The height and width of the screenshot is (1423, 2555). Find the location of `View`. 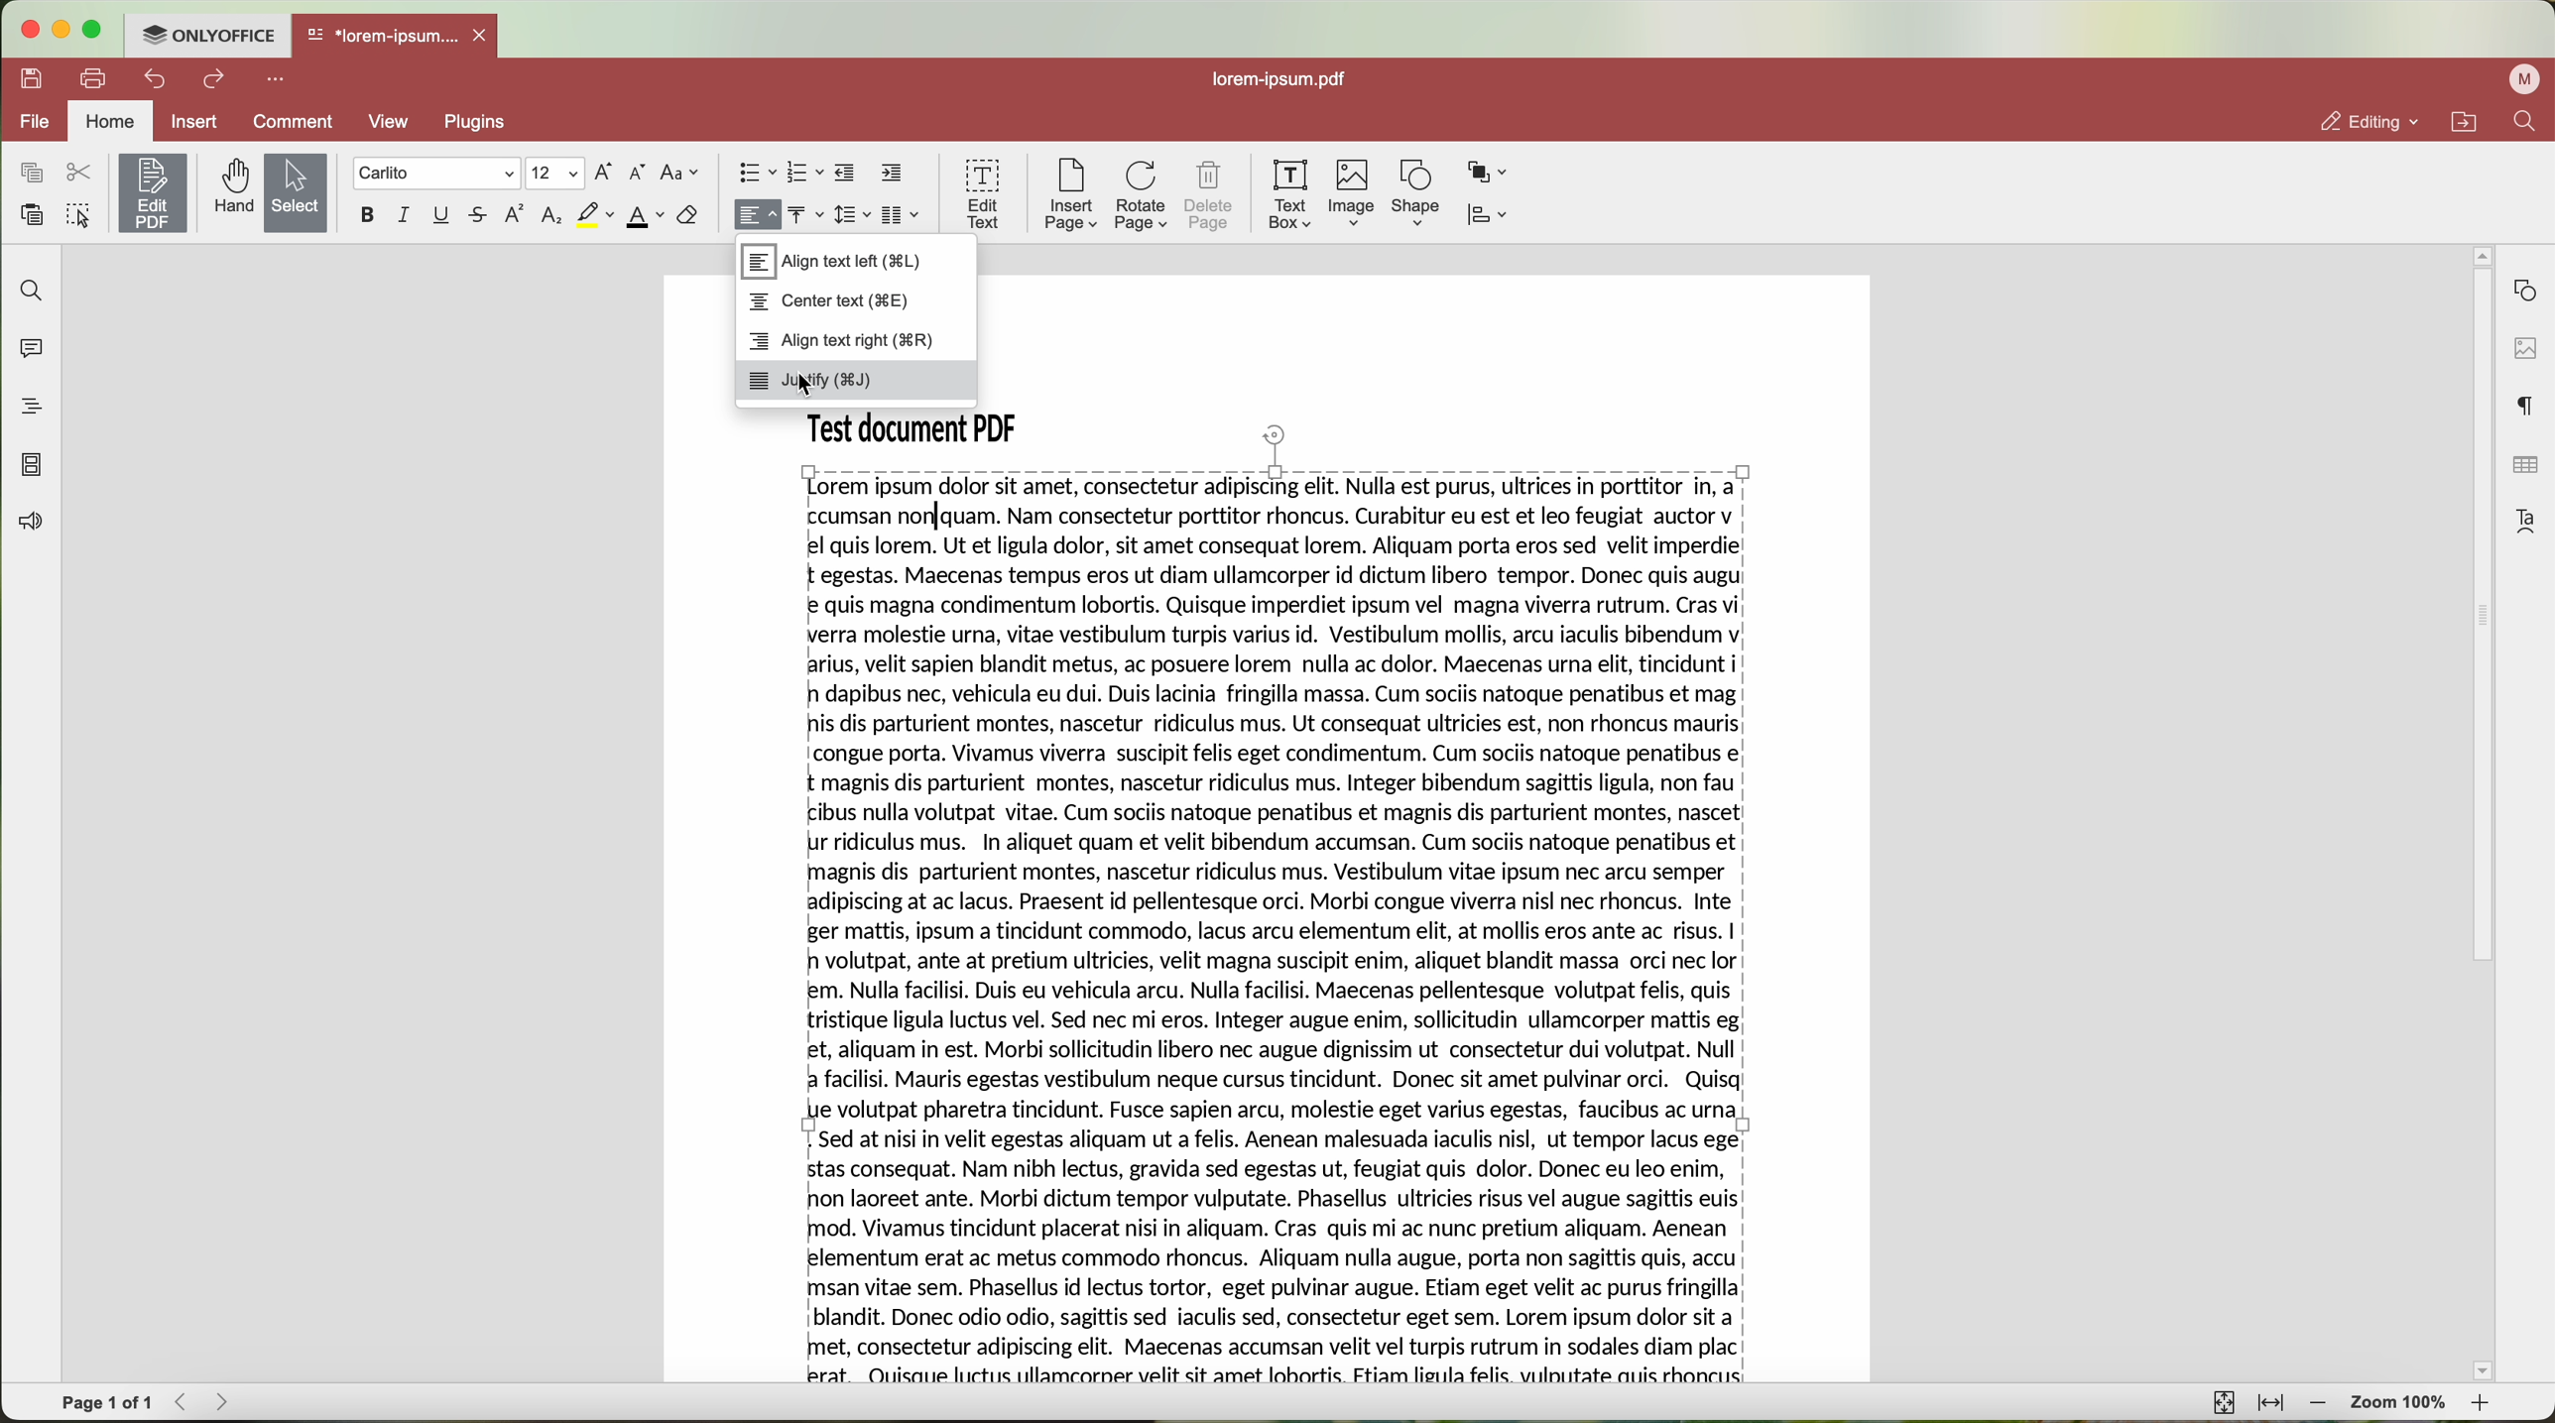

View is located at coordinates (394, 123).